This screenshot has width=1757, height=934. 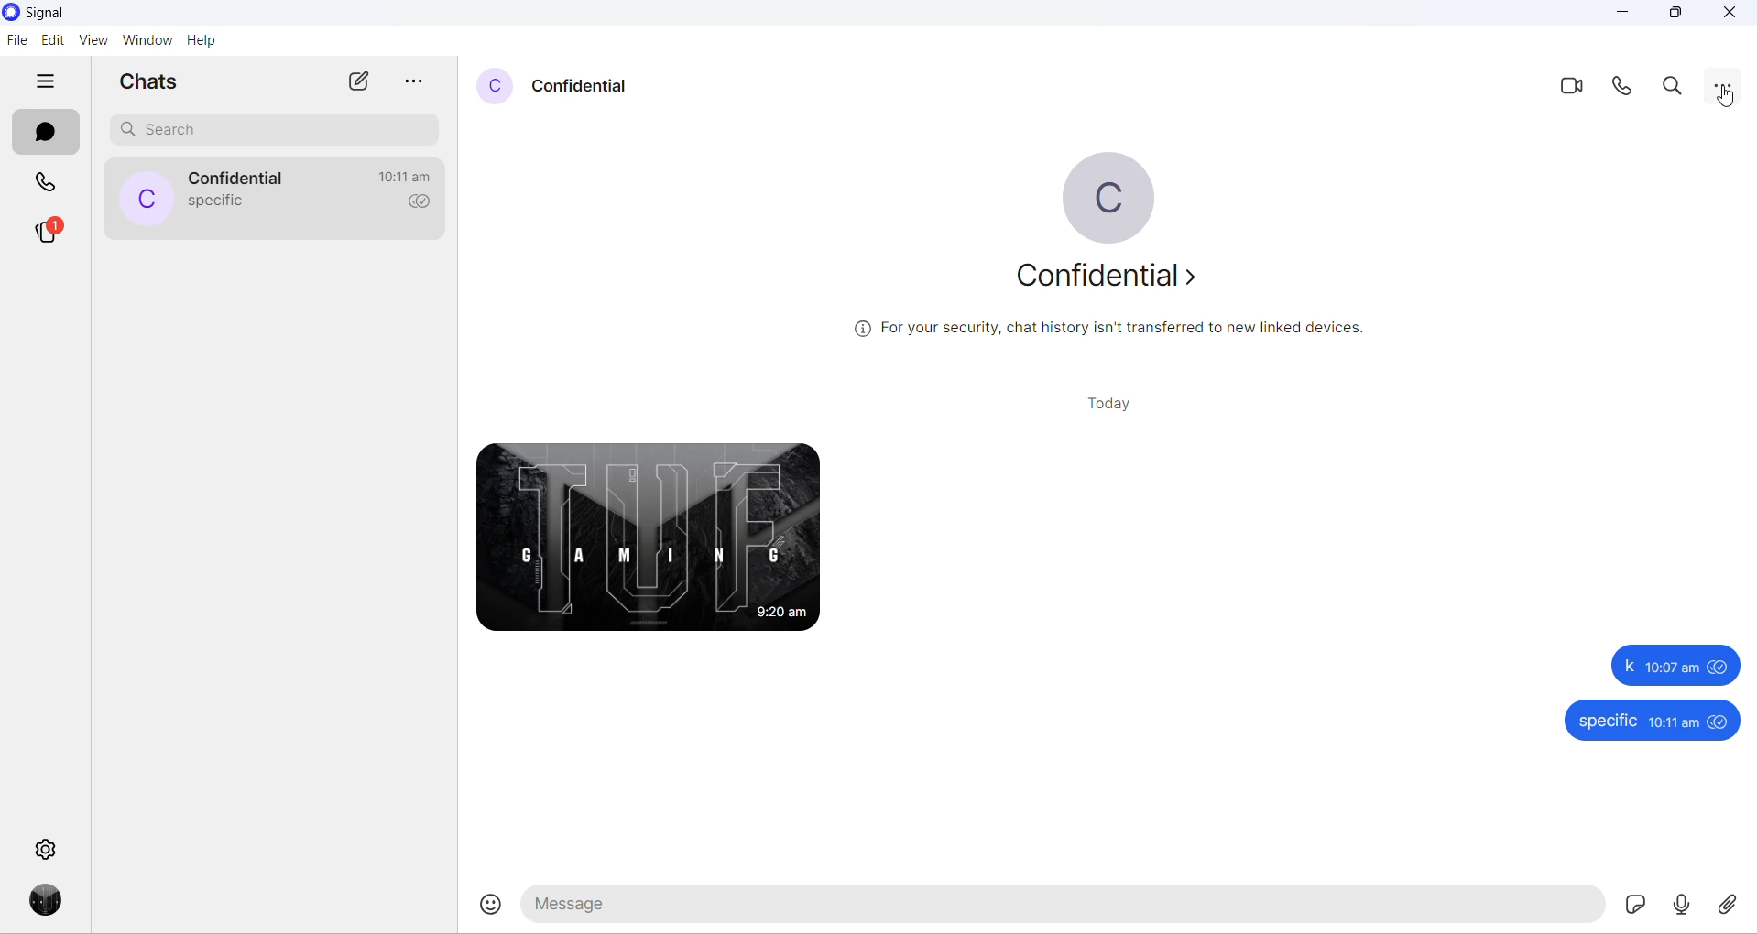 What do you see at coordinates (1675, 668) in the screenshot?
I see `10:01 am` at bounding box center [1675, 668].